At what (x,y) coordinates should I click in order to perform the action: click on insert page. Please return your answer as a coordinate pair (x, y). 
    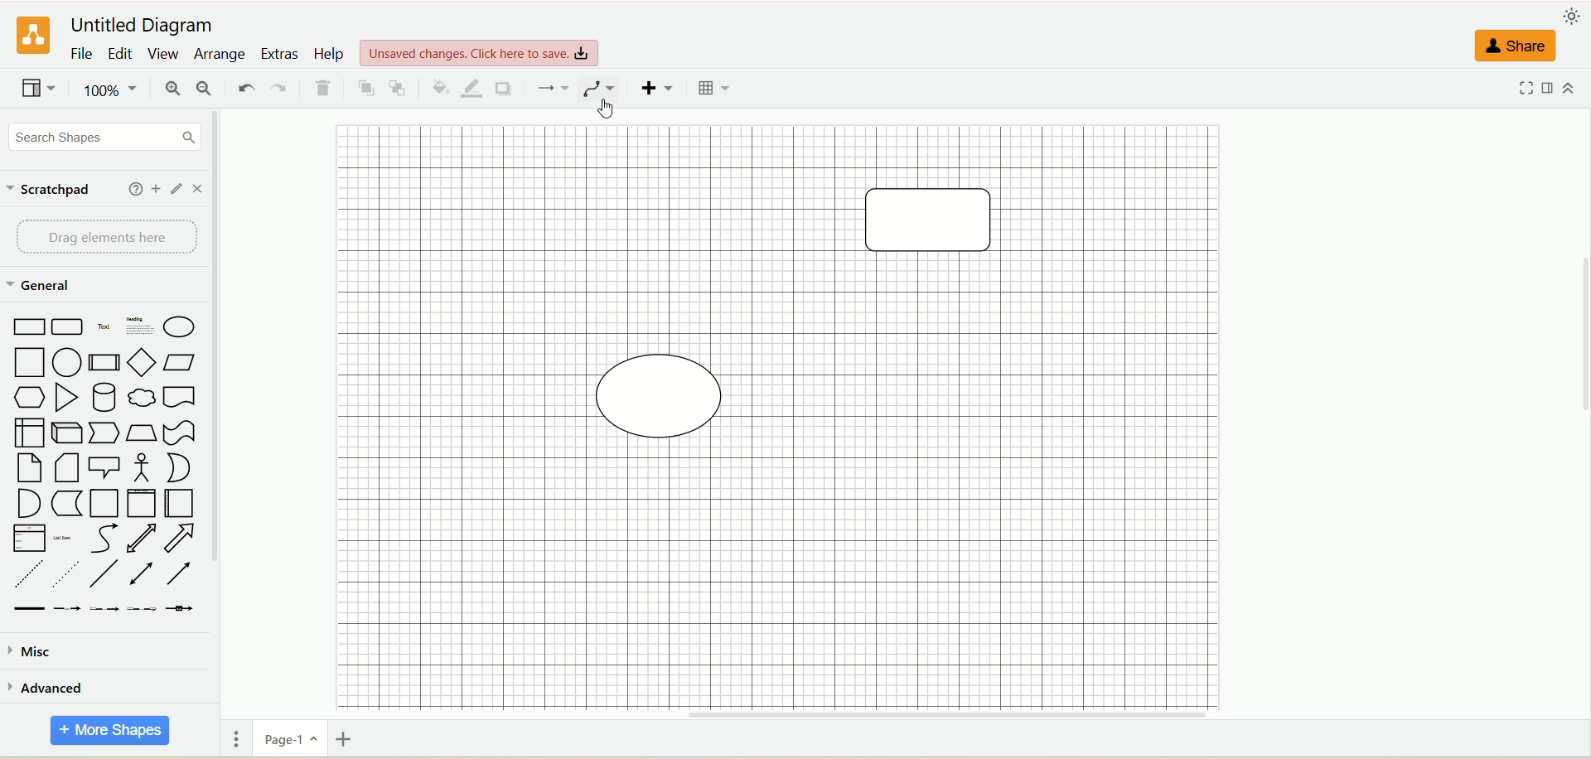
    Looking at the image, I should click on (351, 741).